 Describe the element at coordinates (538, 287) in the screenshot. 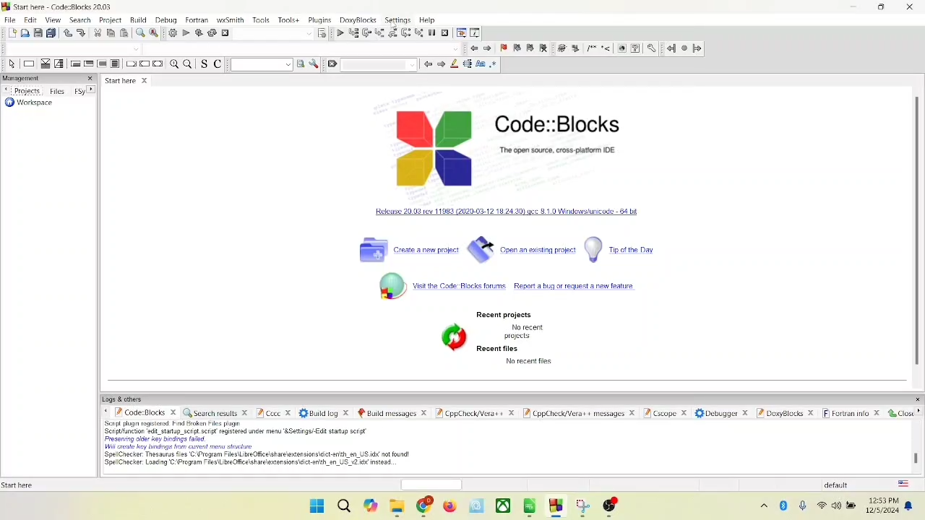

I see `report a bug` at that location.